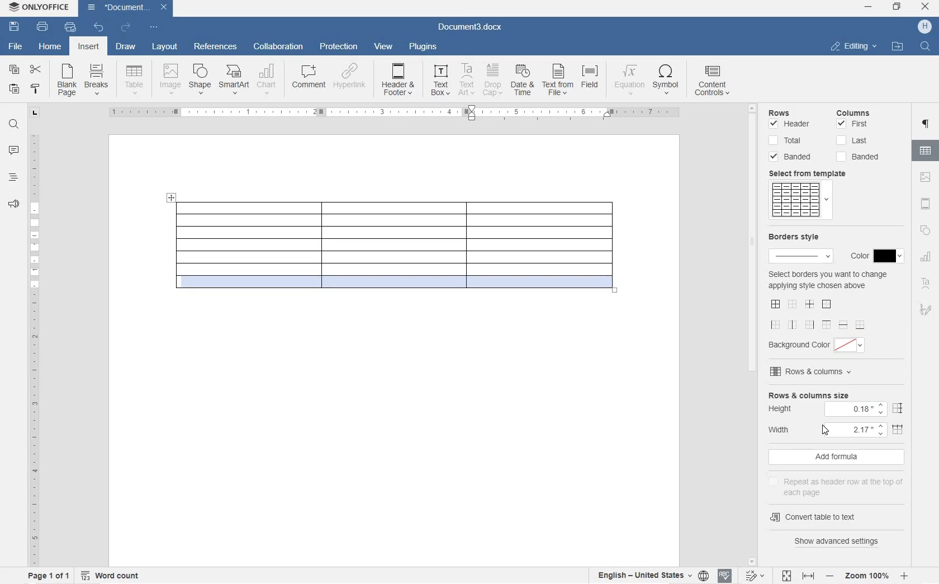 The height and width of the screenshot is (584, 939). Describe the element at coordinates (170, 79) in the screenshot. I see `IMAGE` at that location.